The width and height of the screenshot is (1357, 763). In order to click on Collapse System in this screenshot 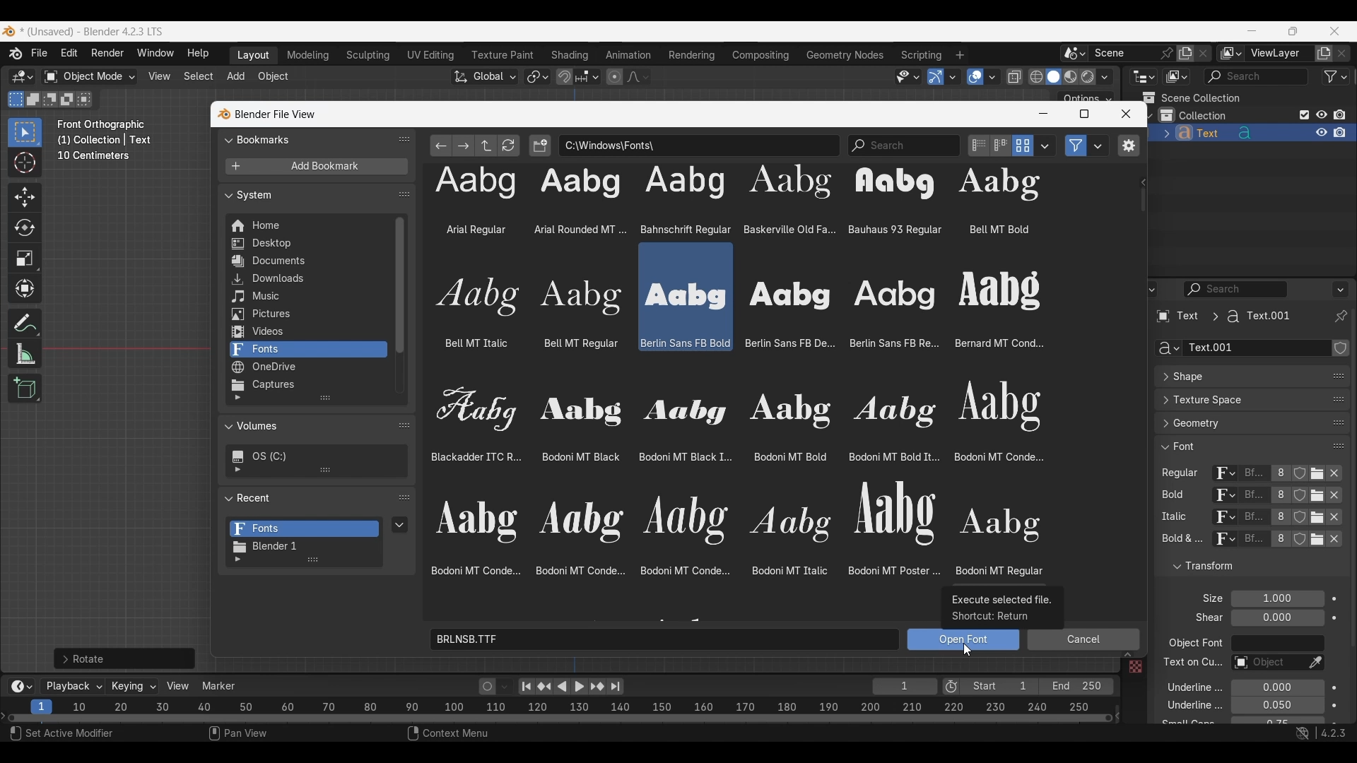, I will do `click(307, 194)`.